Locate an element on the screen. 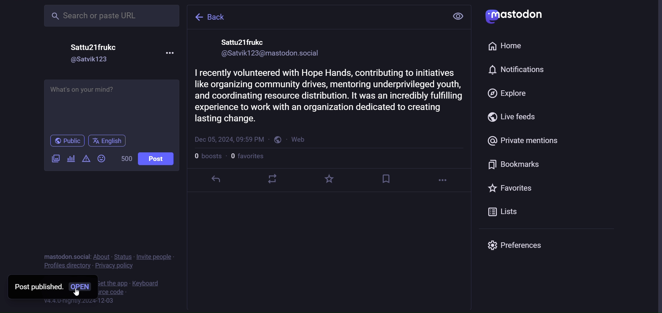  word limit is located at coordinates (126, 159).